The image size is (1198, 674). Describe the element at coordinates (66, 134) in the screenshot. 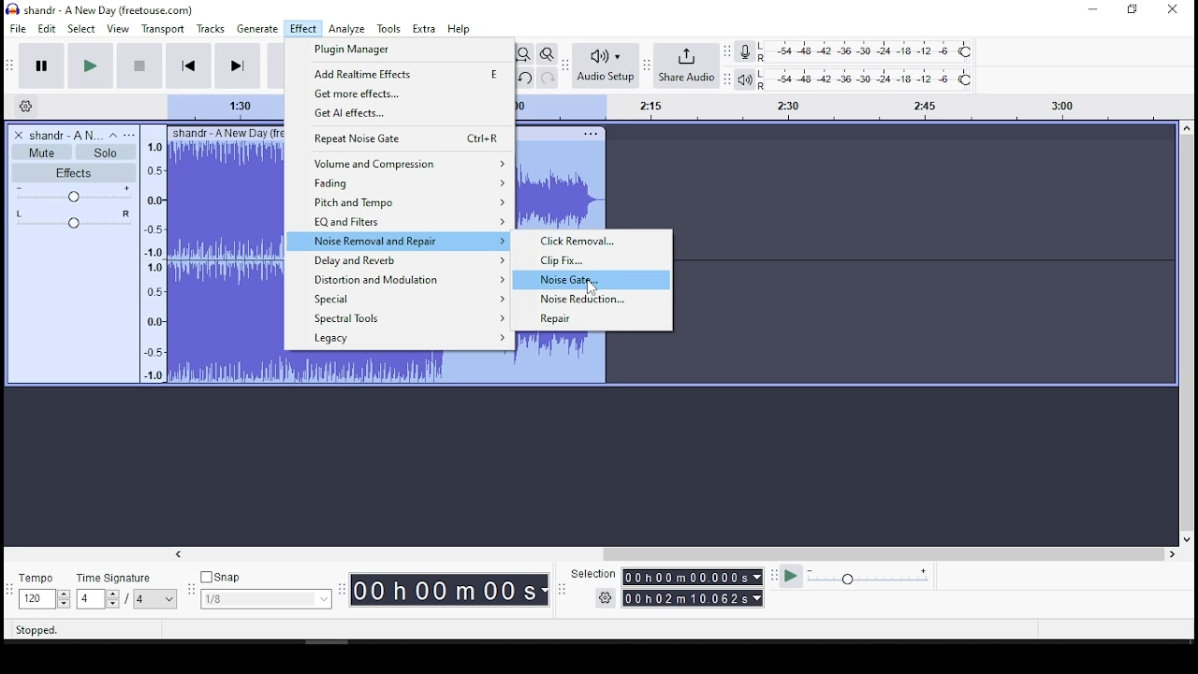

I see `audio name` at that location.